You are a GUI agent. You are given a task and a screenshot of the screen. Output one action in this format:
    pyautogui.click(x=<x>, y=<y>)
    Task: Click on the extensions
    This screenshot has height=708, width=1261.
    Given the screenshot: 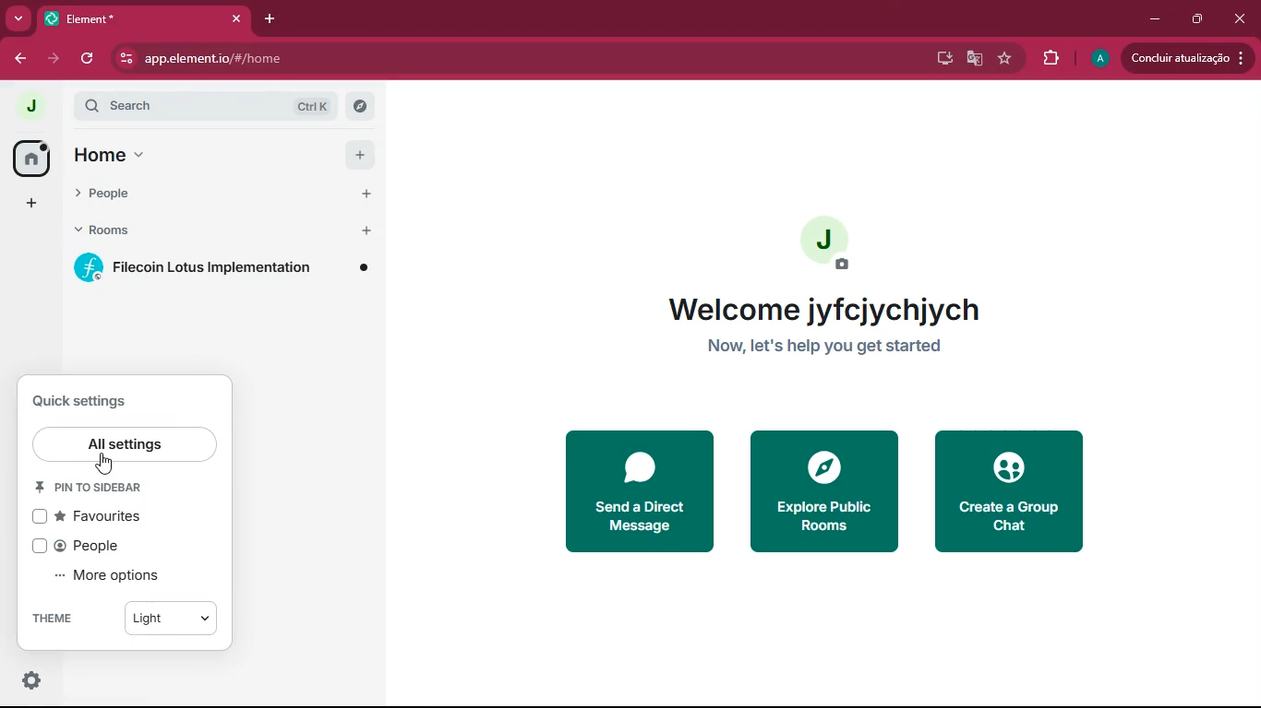 What is the action you would take?
    pyautogui.click(x=1049, y=60)
    